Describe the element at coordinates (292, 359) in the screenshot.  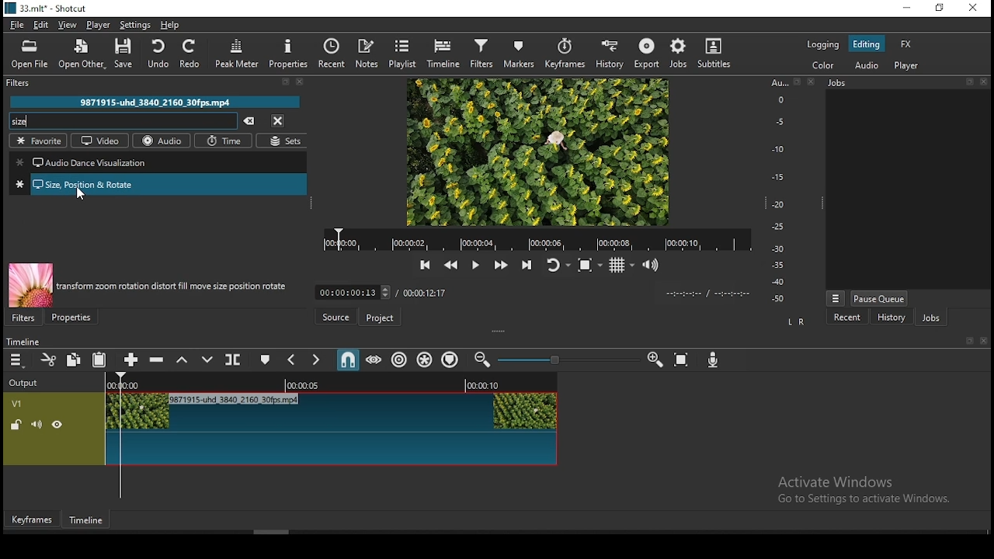
I see `previous marker` at that location.